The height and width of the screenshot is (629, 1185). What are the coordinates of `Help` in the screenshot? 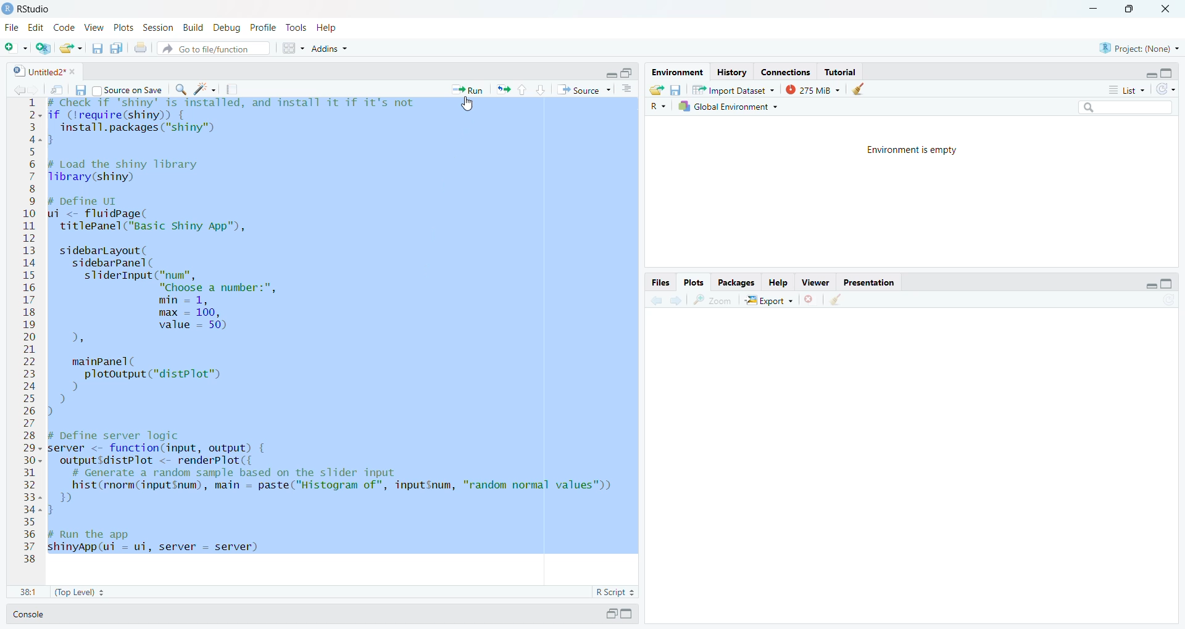 It's located at (778, 283).